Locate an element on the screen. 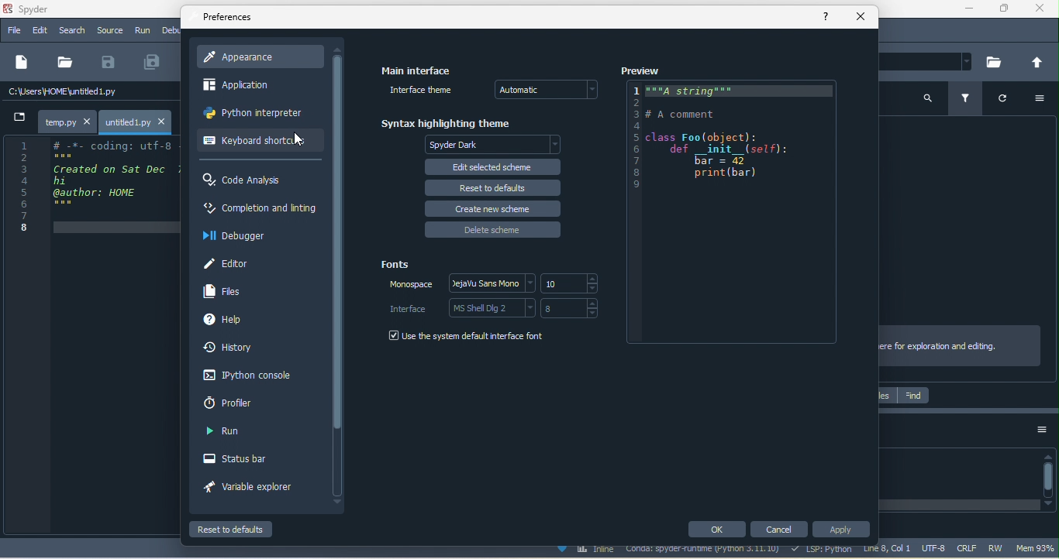  debugger is located at coordinates (240, 236).